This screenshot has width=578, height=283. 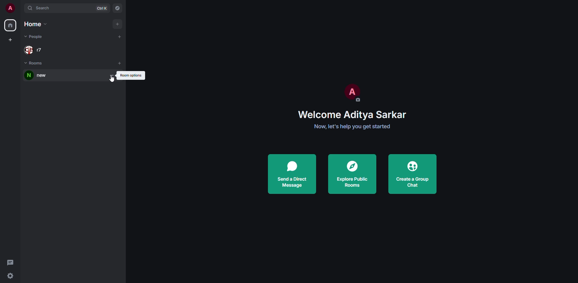 What do you see at coordinates (293, 173) in the screenshot?
I see `send direct message` at bounding box center [293, 173].